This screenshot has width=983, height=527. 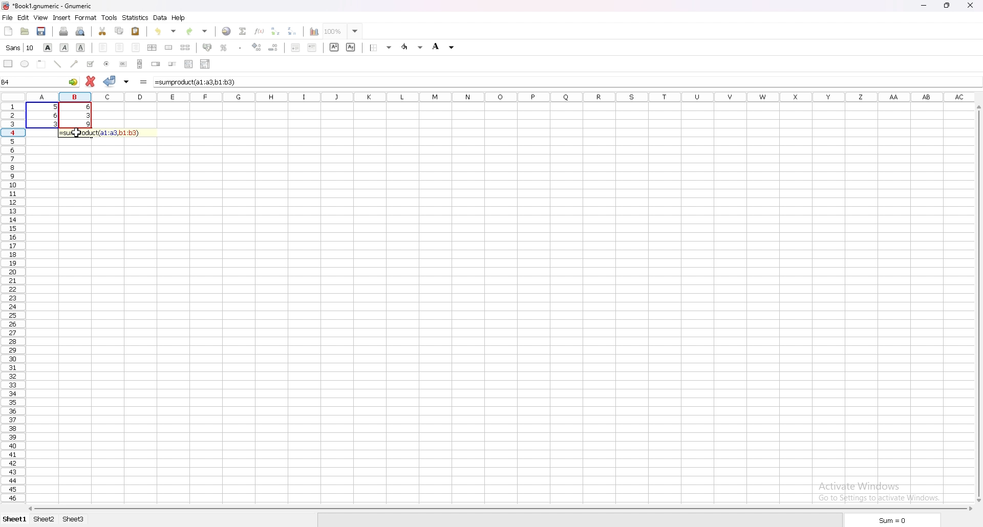 What do you see at coordinates (156, 64) in the screenshot?
I see `spin button` at bounding box center [156, 64].